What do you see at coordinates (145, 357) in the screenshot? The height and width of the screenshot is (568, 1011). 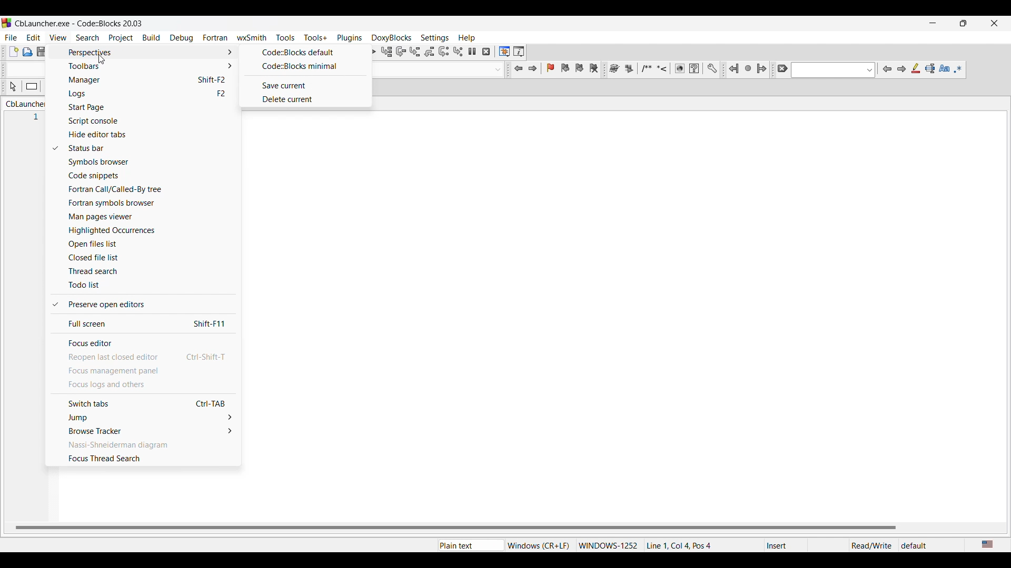 I see `Reopen last closed editor` at bounding box center [145, 357].